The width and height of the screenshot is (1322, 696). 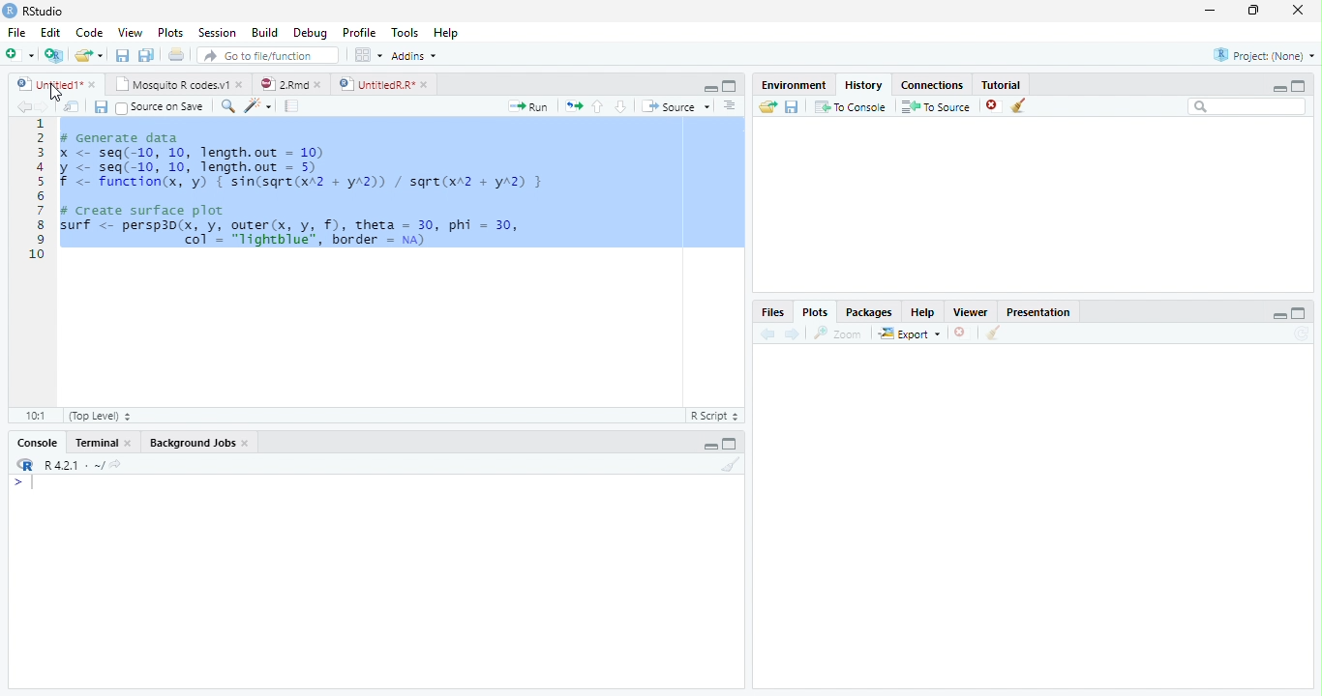 I want to click on restore, so click(x=1253, y=10).